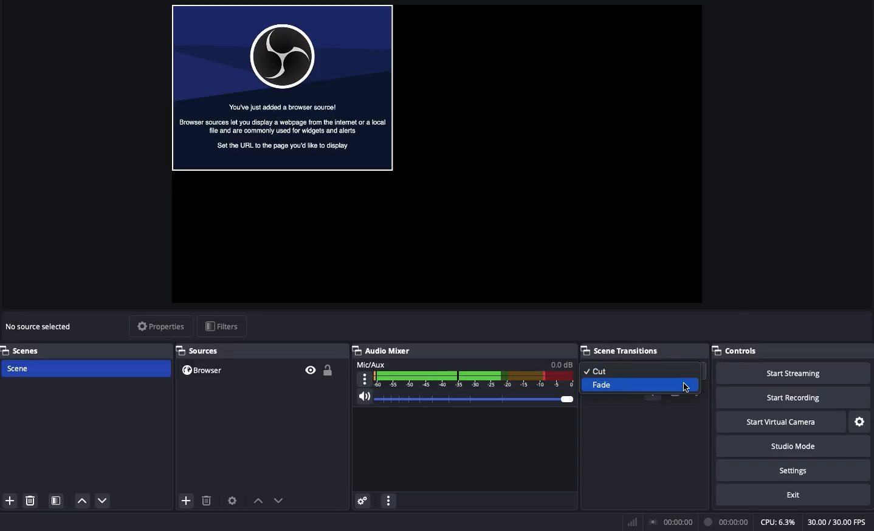  I want to click on Scene transitions, so click(622, 352).